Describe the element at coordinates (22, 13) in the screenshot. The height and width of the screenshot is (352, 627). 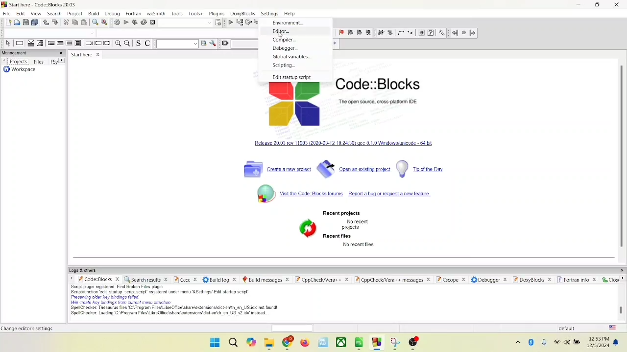
I see `edit` at that location.